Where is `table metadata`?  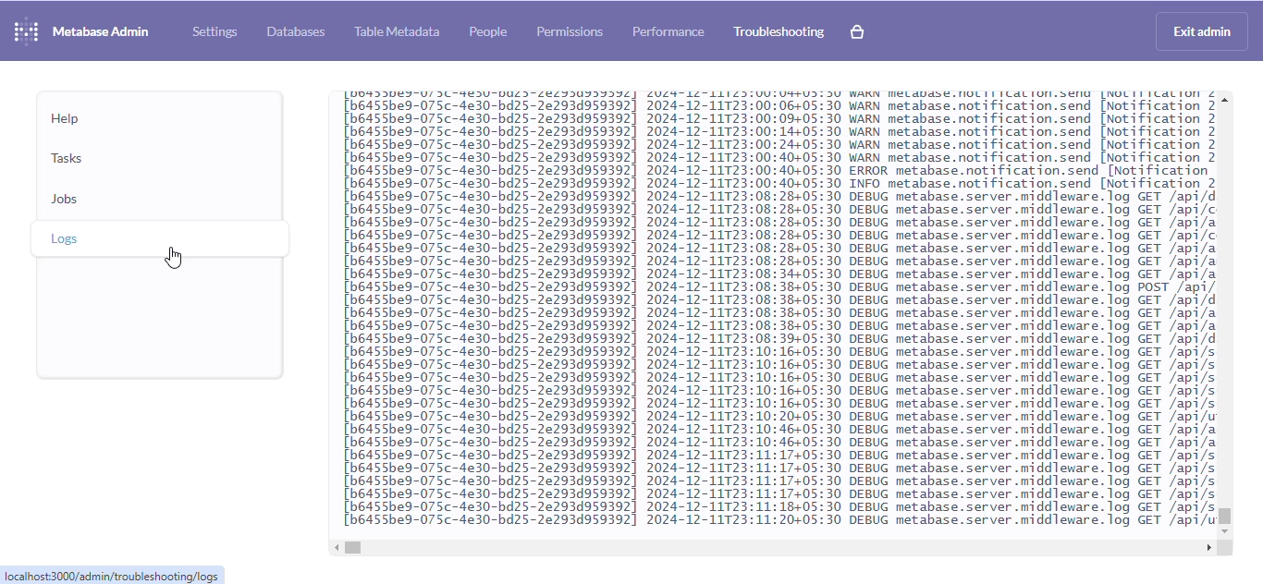
table metadata is located at coordinates (397, 30).